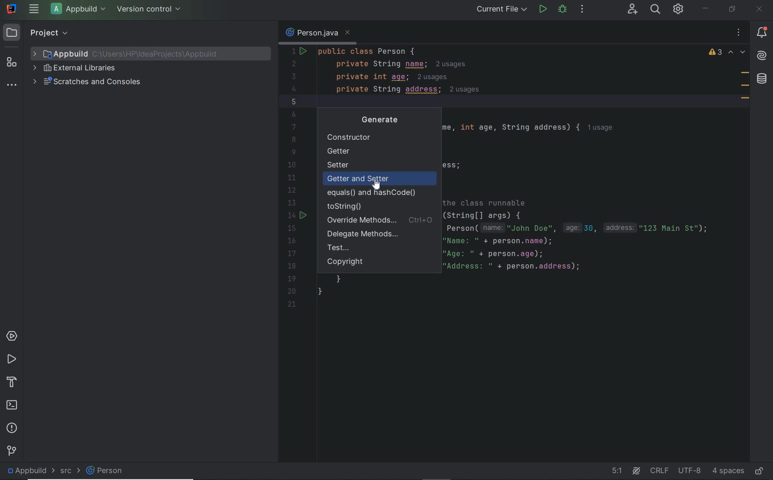 The height and width of the screenshot is (480, 773). Describe the element at coordinates (133, 53) in the screenshot. I see `project file name` at that location.